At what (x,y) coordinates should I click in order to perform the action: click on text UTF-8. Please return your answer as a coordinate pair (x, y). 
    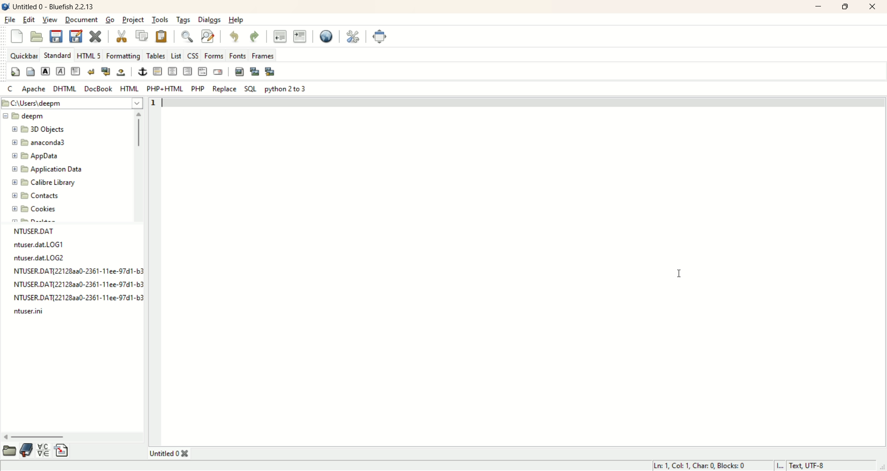
    Looking at the image, I should click on (810, 465).